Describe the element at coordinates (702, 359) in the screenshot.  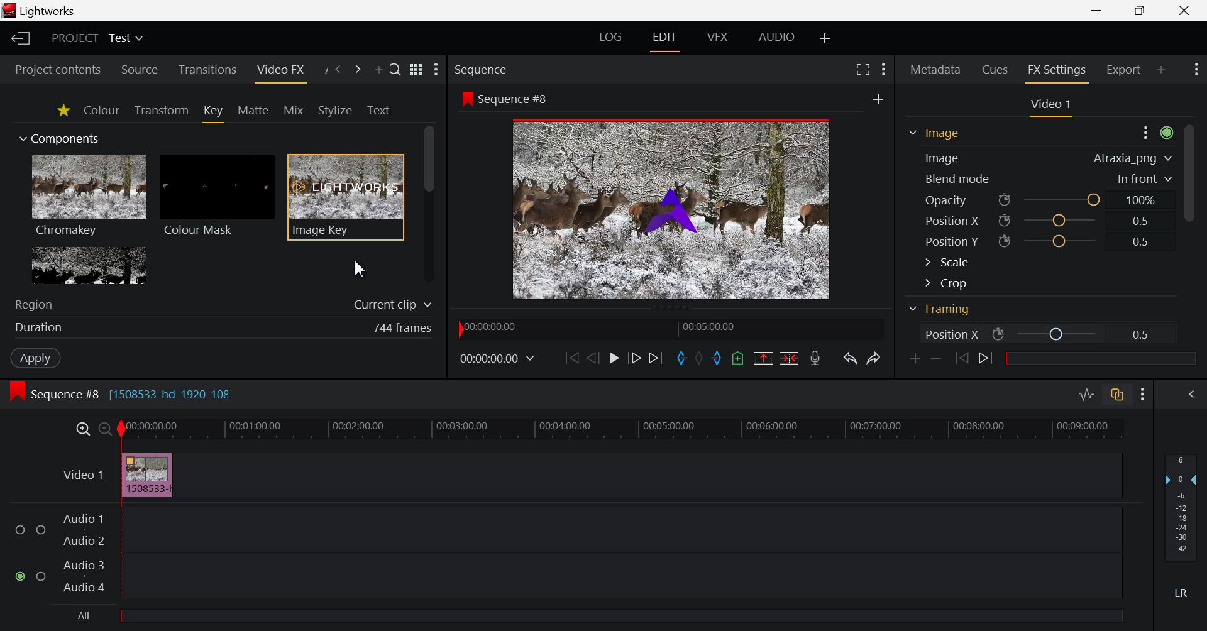
I see `Remove all marks` at that location.